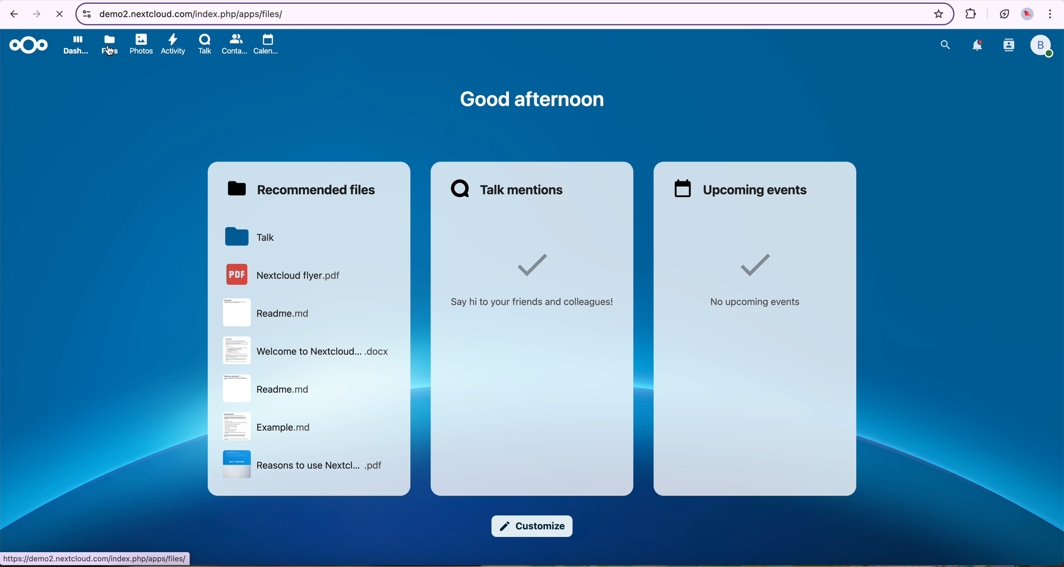  Describe the element at coordinates (112, 52) in the screenshot. I see `cursor` at that location.